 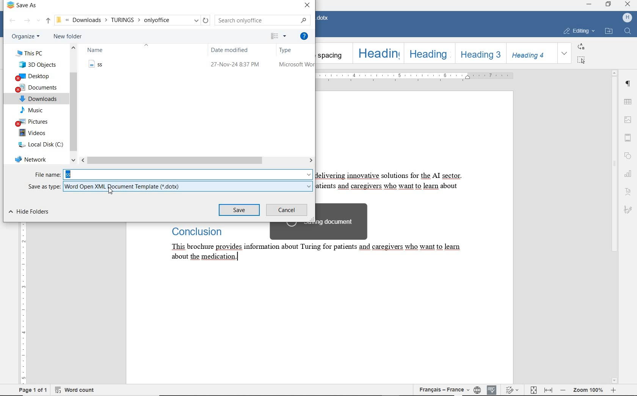 I want to click on SAVE AS TYPE, so click(x=45, y=187).